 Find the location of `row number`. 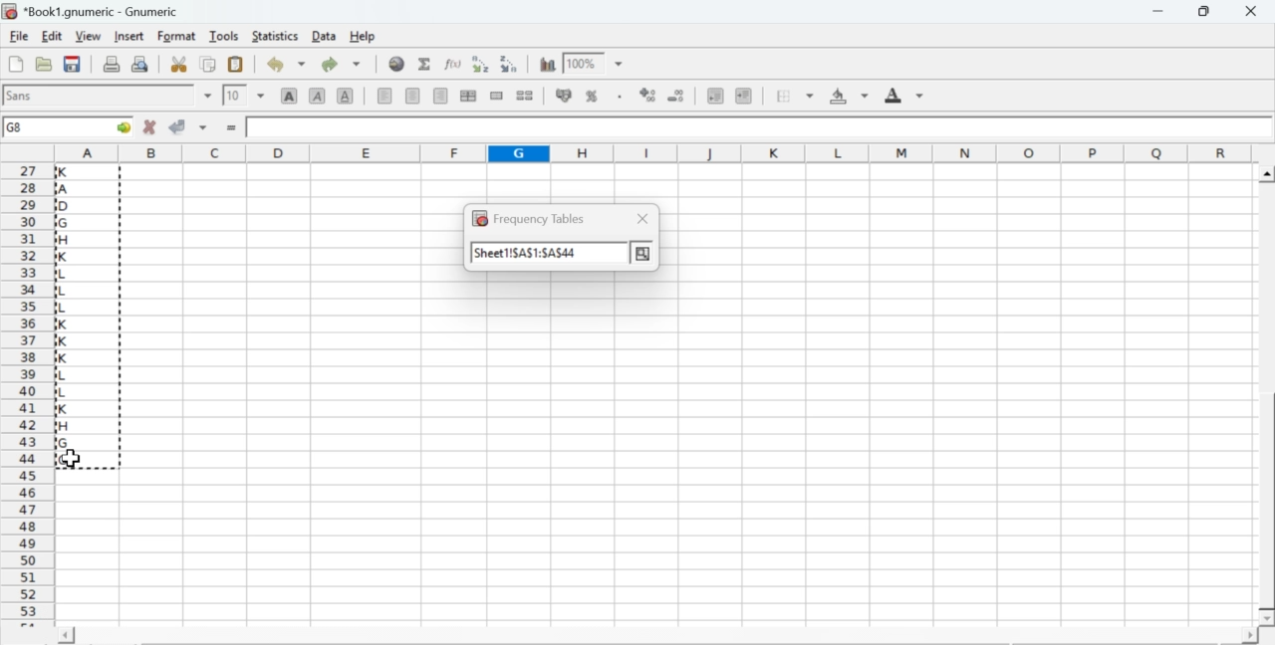

row number is located at coordinates (26, 394).